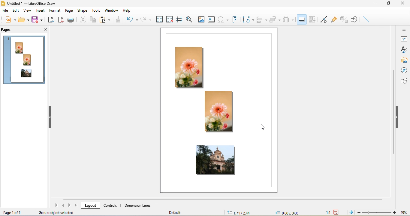 Image resolution: width=410 pixels, height=216 pixels. Describe the element at coordinates (223, 19) in the screenshot. I see `special character` at that location.